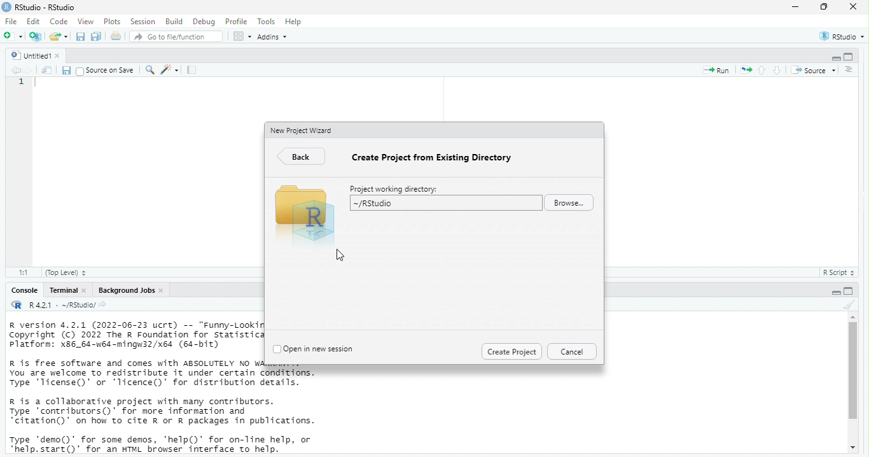 This screenshot has height=457, width=869. I want to click on close, so click(87, 291).